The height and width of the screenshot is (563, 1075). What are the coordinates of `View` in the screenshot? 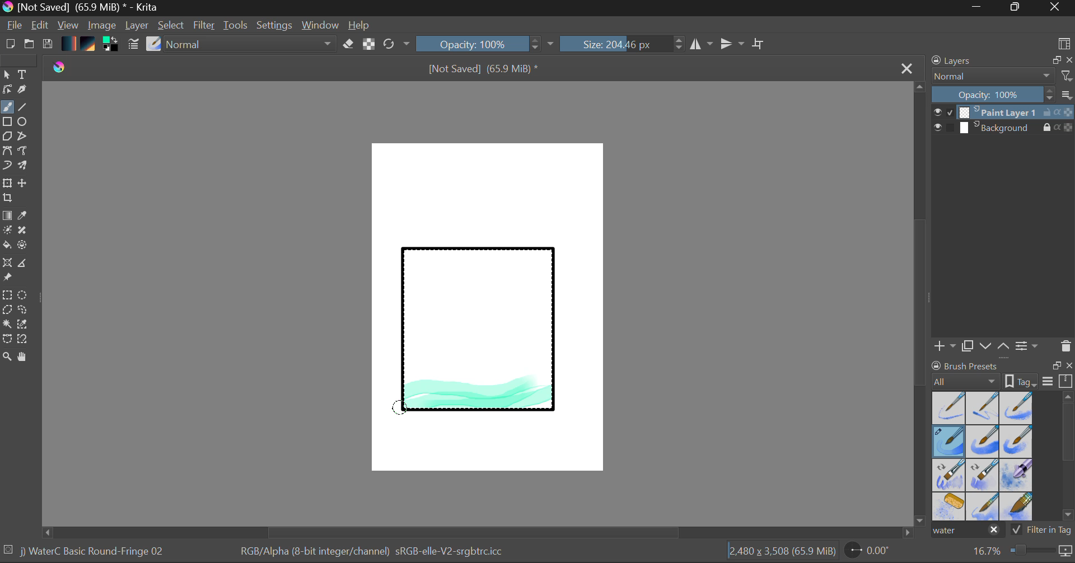 It's located at (68, 25).